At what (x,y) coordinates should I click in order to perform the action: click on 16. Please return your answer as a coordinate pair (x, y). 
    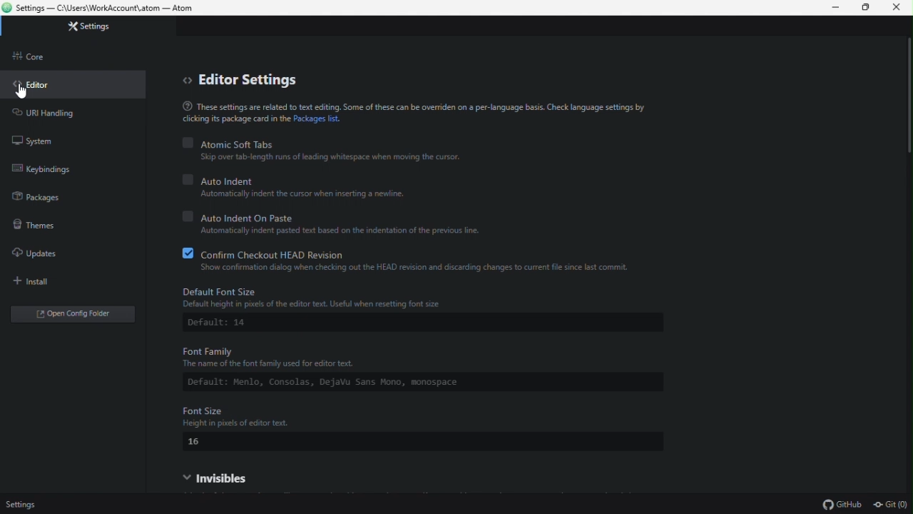
    Looking at the image, I should click on (199, 442).